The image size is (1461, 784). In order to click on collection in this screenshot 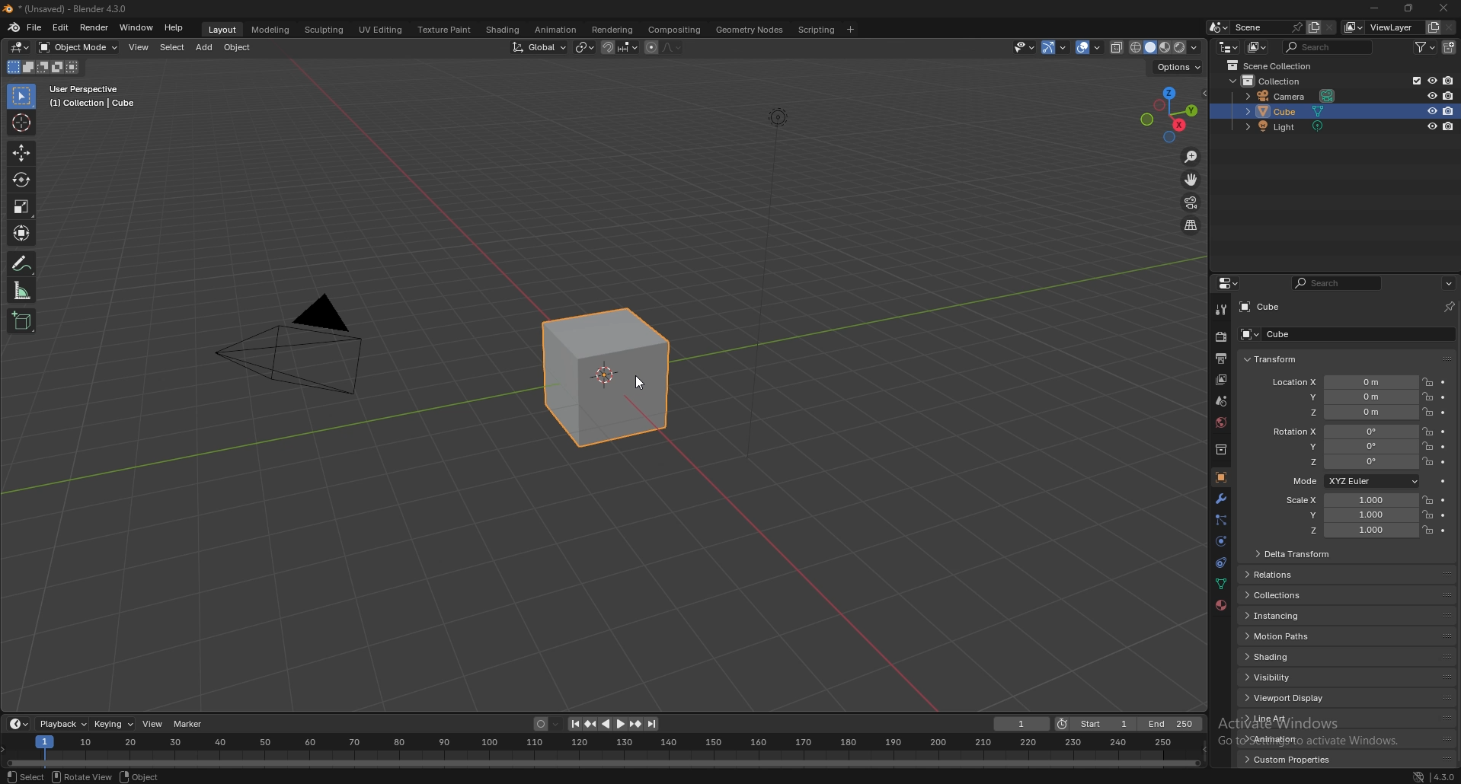, I will do `click(1275, 81)`.